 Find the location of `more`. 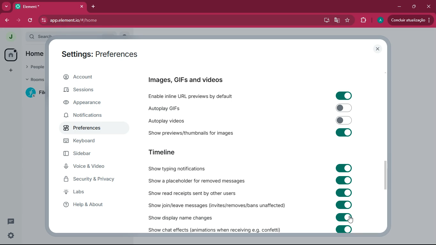

more is located at coordinates (6, 7).